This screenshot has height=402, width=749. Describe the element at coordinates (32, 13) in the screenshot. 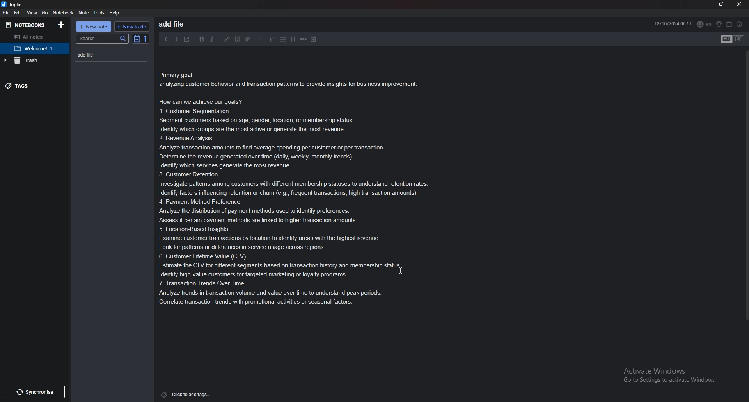

I see `view` at that location.